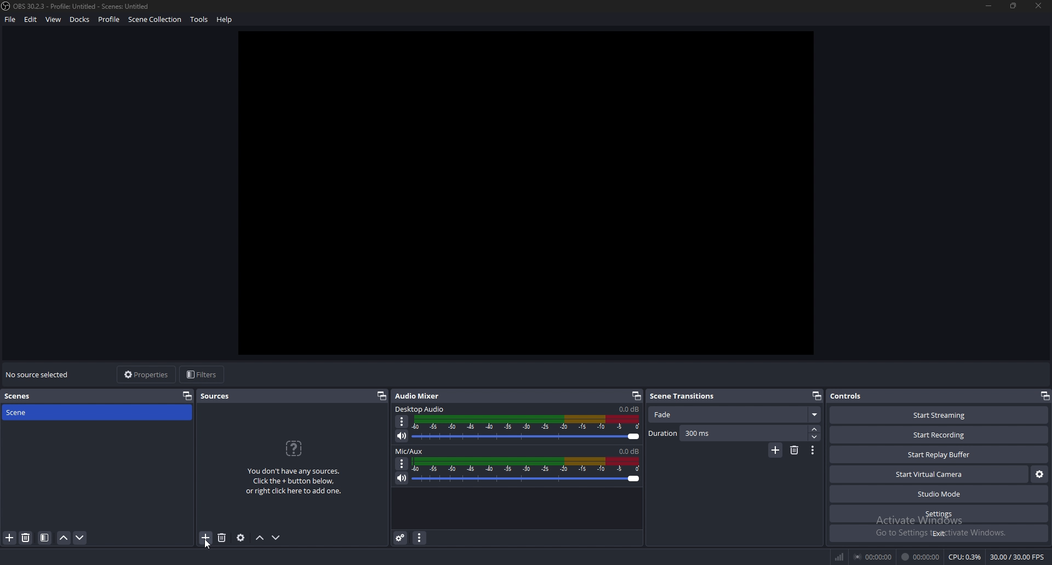  I want to click on fps, so click(1017, 557).